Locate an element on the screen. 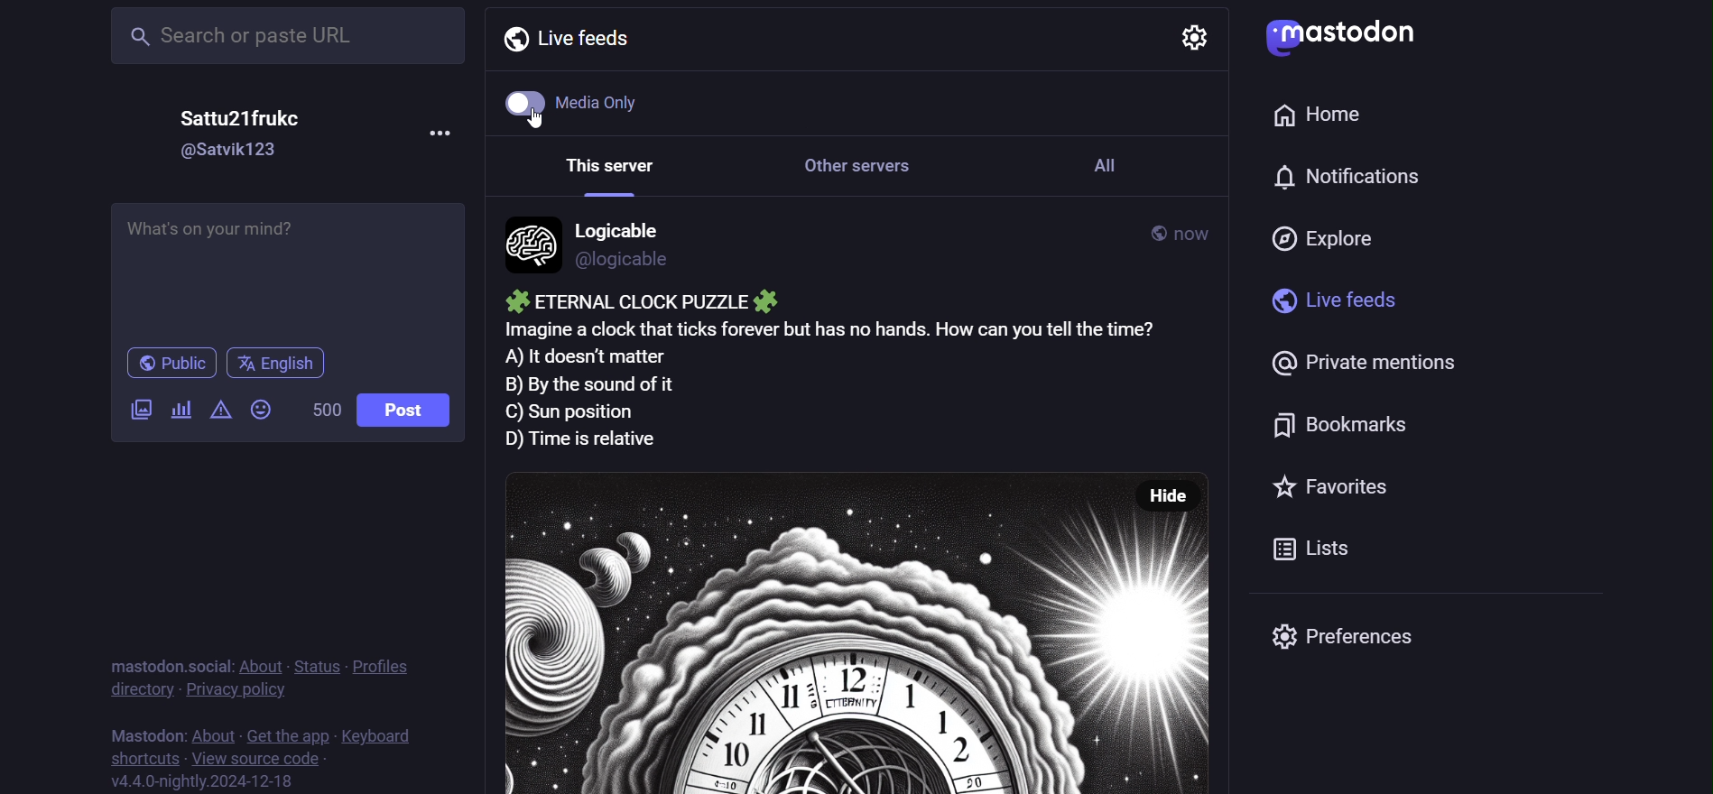  status is located at coordinates (317, 666).